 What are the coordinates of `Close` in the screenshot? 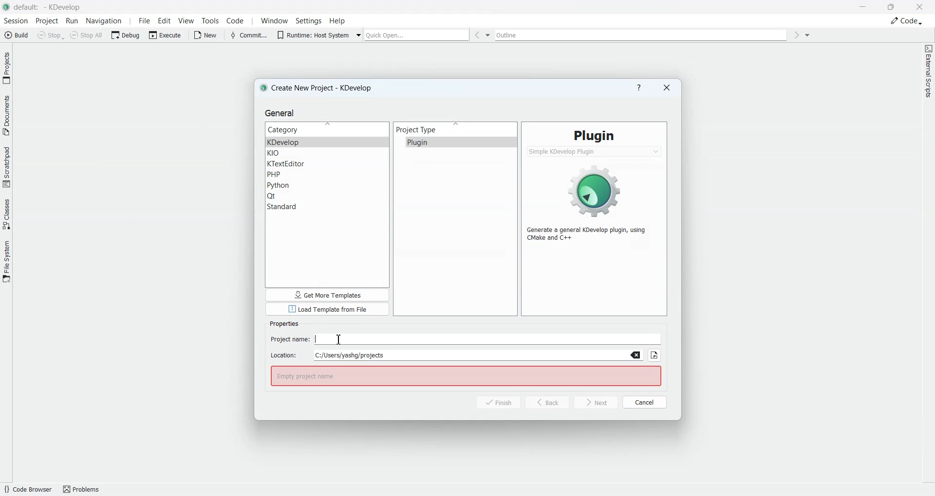 It's located at (667, 88).